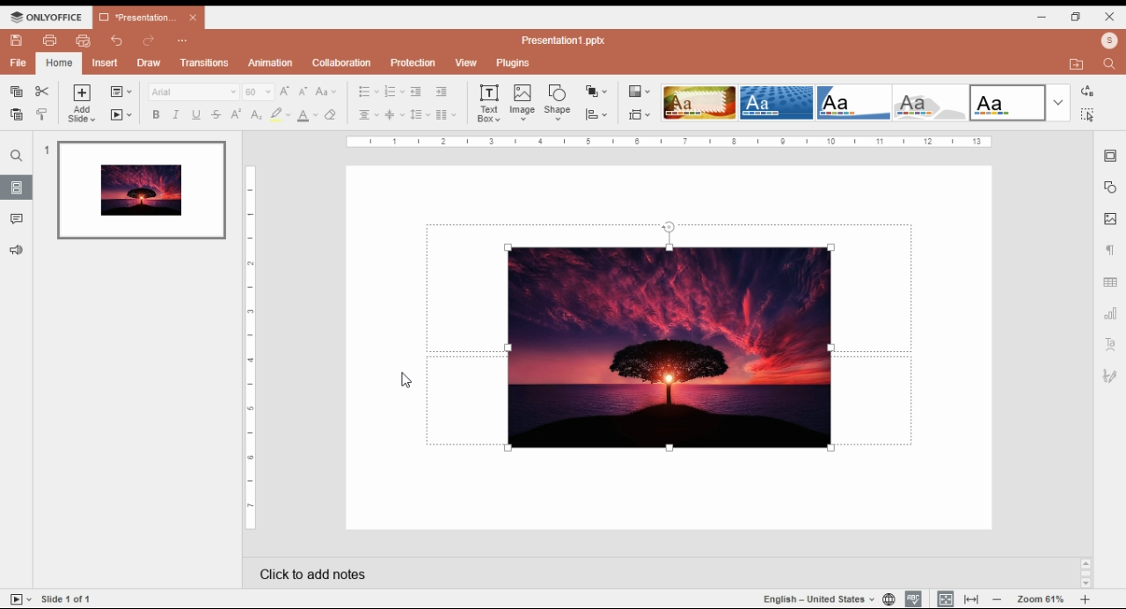  I want to click on copy, so click(16, 92).